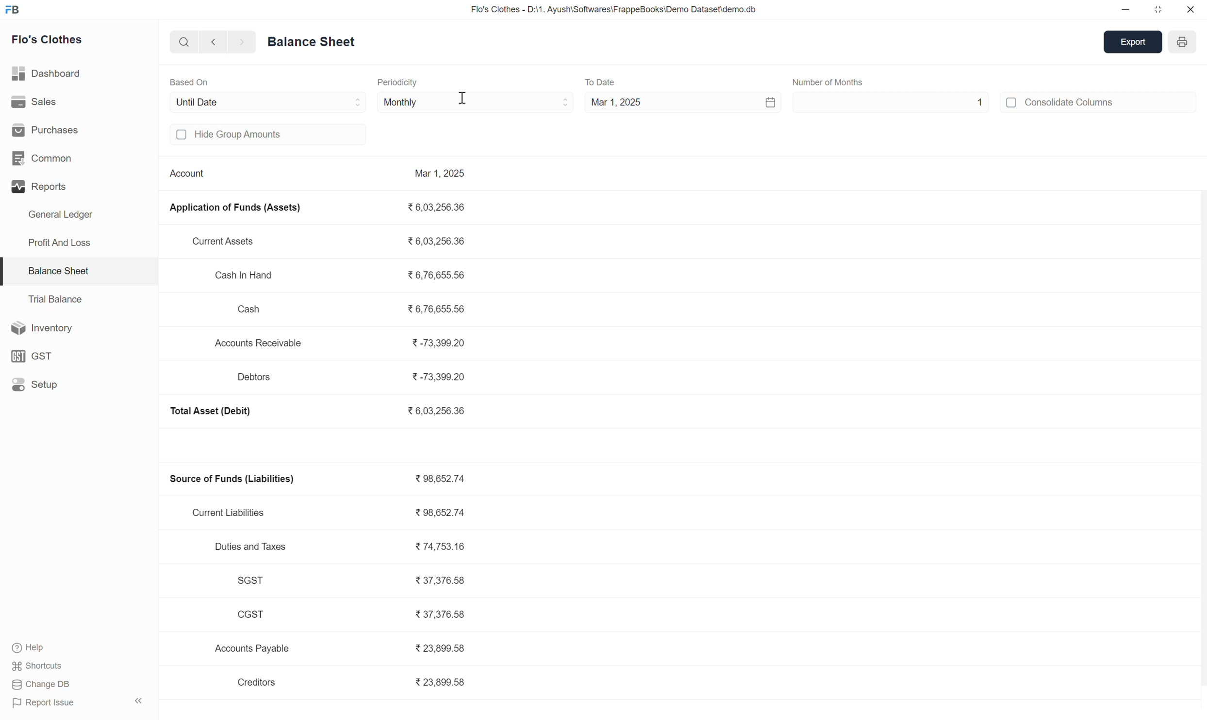 Image resolution: width=1207 pixels, height=720 pixels. I want to click on Hide Group Amounts, so click(249, 136).